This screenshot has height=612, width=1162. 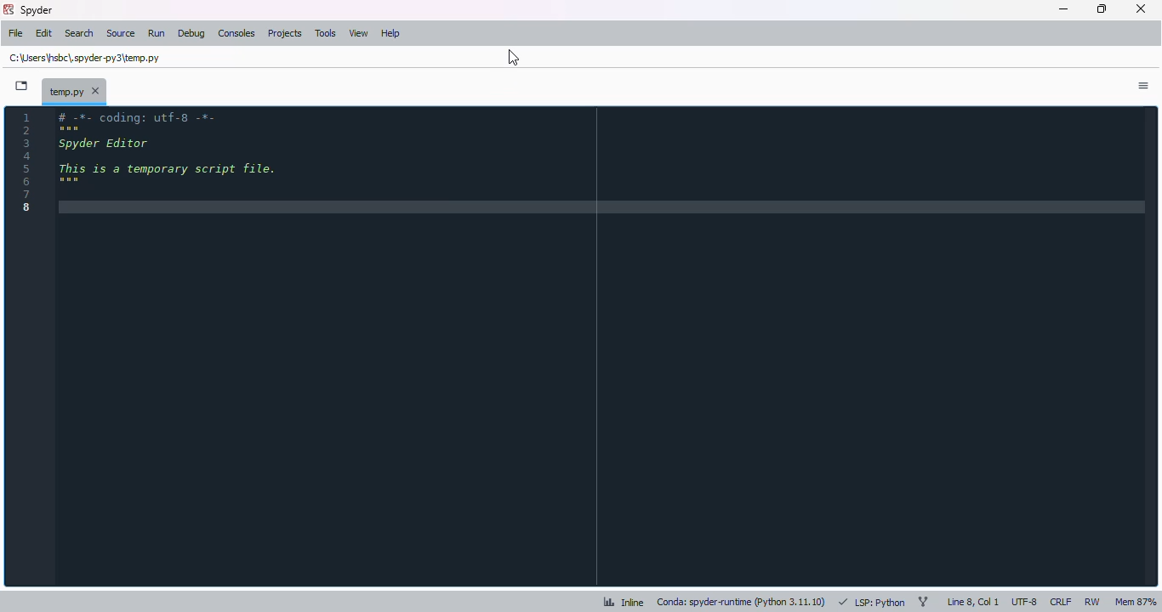 What do you see at coordinates (1144, 86) in the screenshot?
I see `options` at bounding box center [1144, 86].